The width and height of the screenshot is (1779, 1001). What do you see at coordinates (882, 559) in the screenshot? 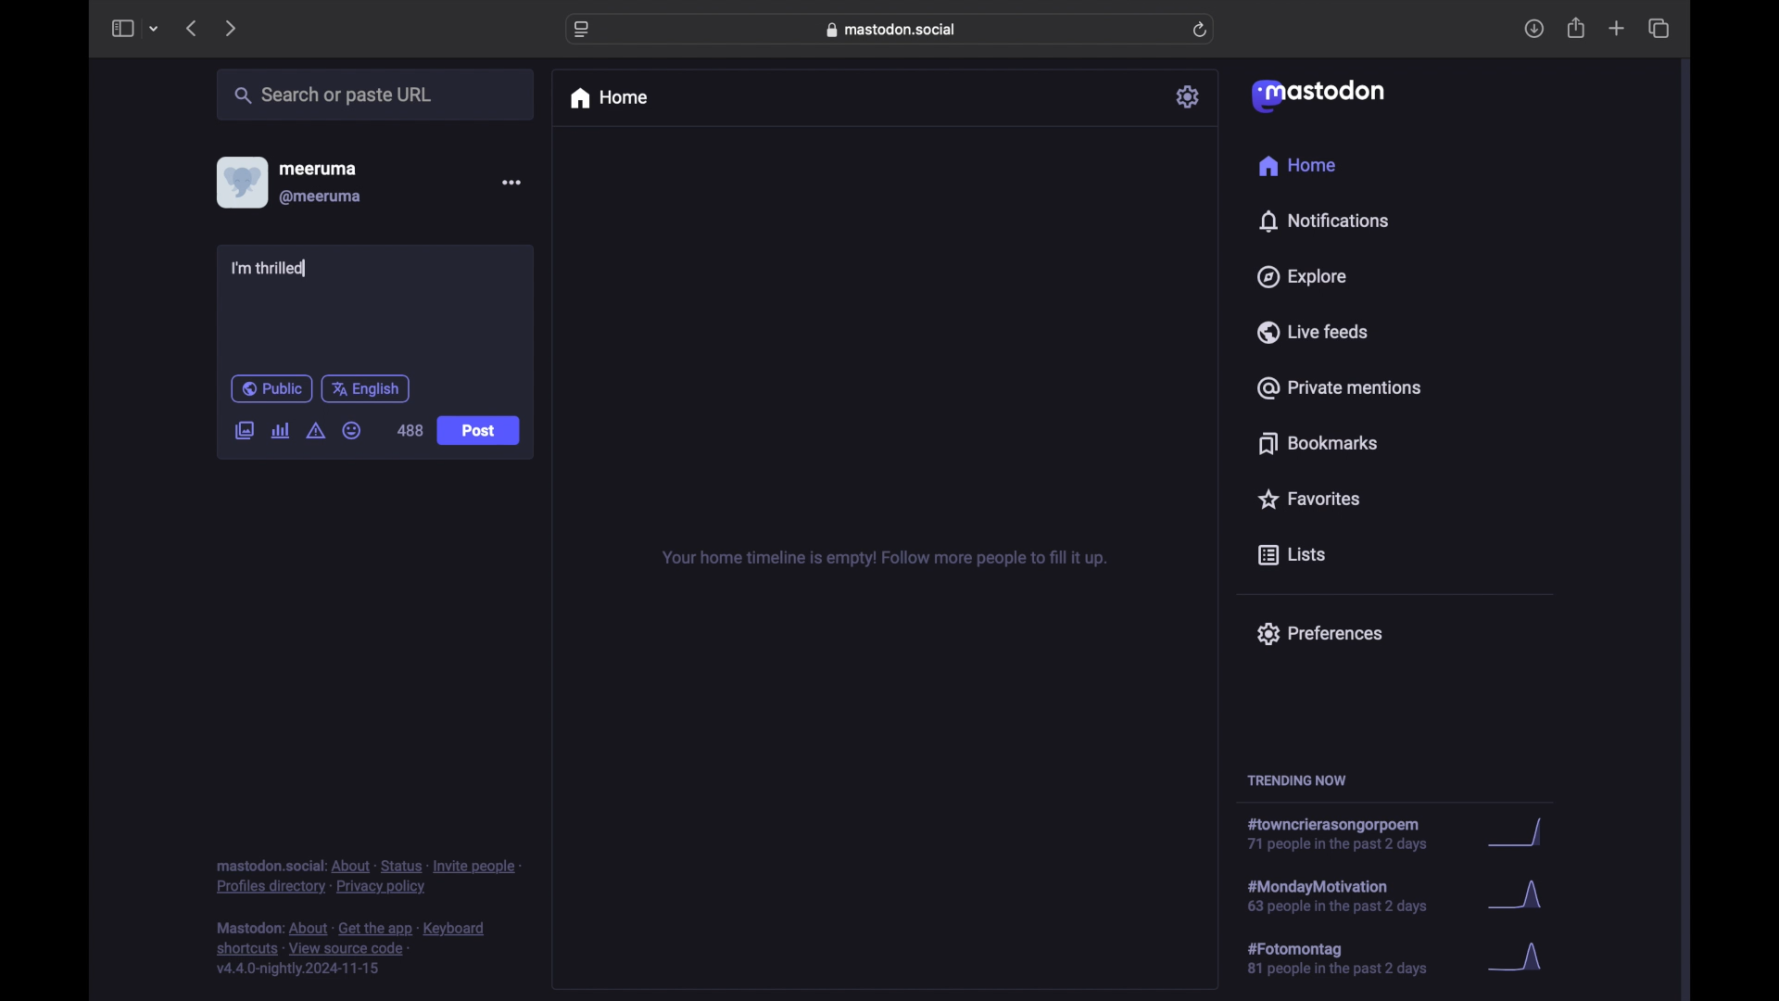
I see `your home timeline is  empty! follow for more tips` at bounding box center [882, 559].